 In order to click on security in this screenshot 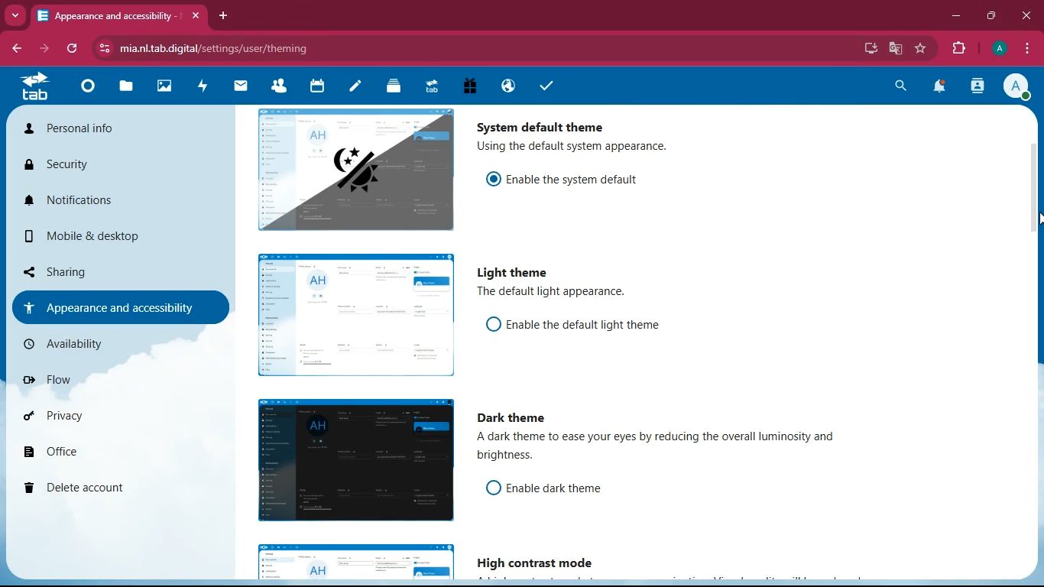, I will do `click(83, 167)`.